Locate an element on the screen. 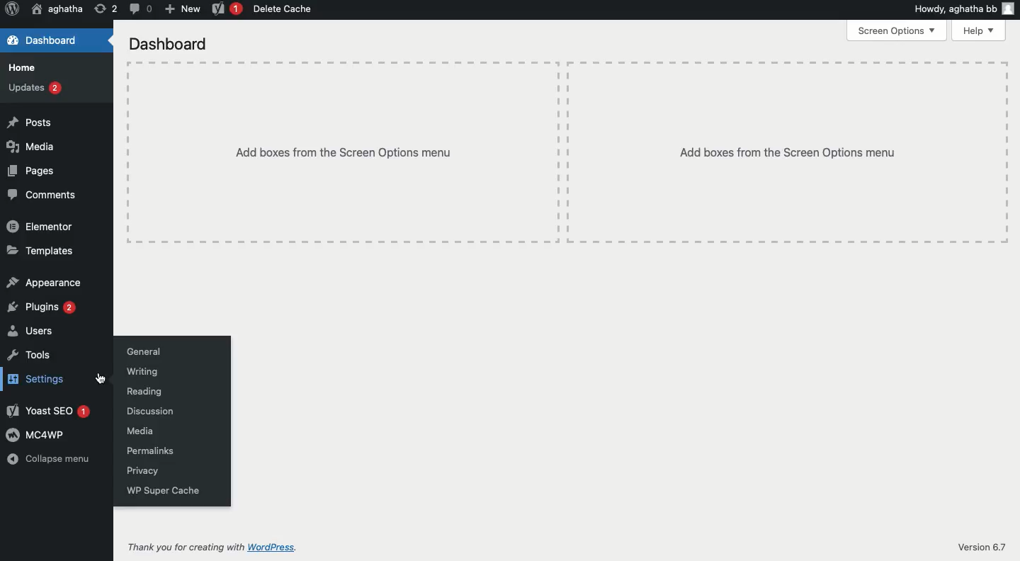 This screenshot has width=1020, height=561. Templates is located at coordinates (38, 251).